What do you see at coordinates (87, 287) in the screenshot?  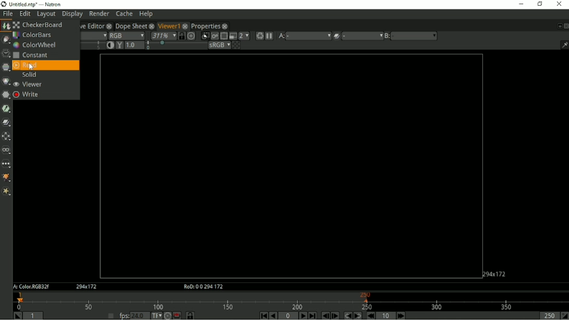 I see `Aspect` at bounding box center [87, 287].